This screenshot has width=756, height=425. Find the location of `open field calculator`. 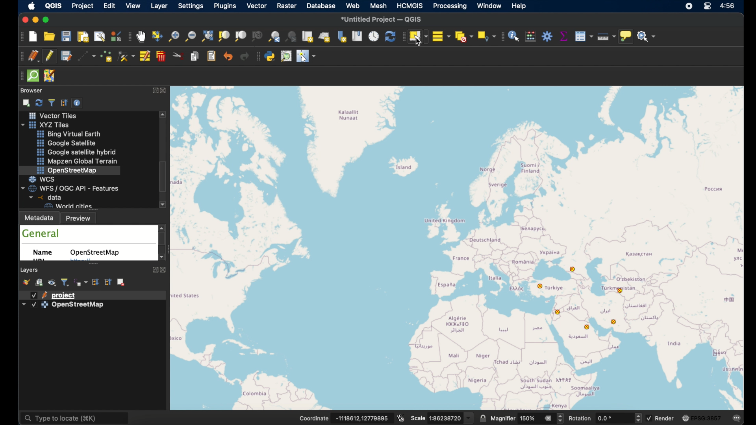

open field calculator is located at coordinates (531, 36).